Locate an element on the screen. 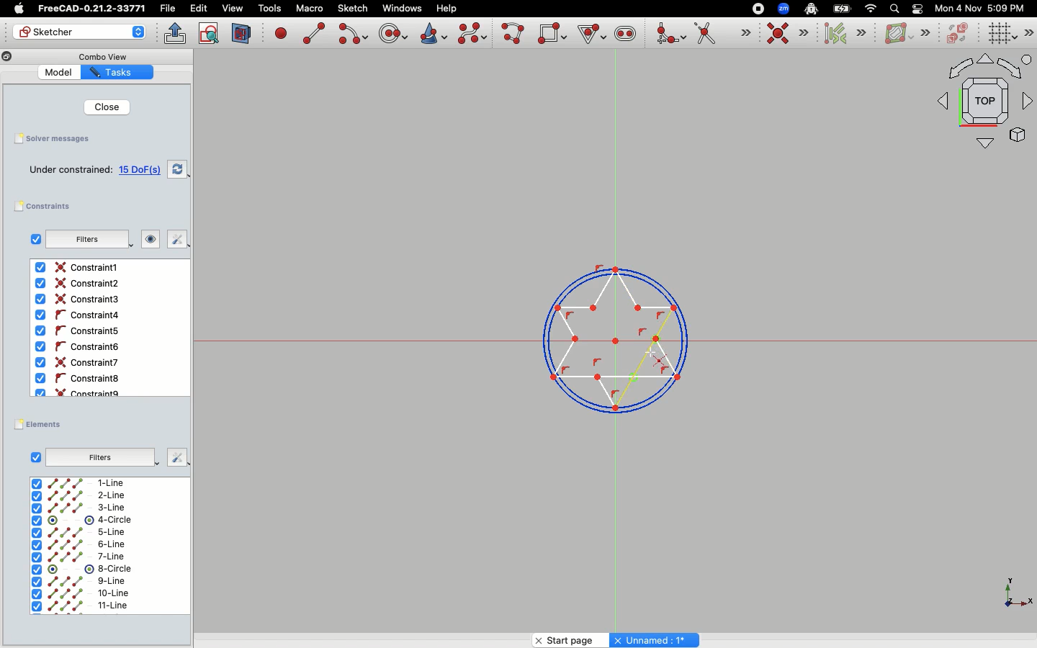 The width and height of the screenshot is (1037, 648). Network is located at coordinates (871, 9).